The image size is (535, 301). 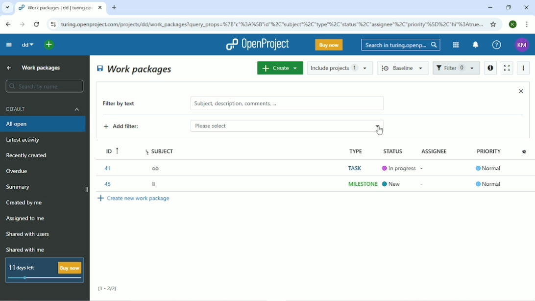 I want to click on Recently created, so click(x=28, y=155).